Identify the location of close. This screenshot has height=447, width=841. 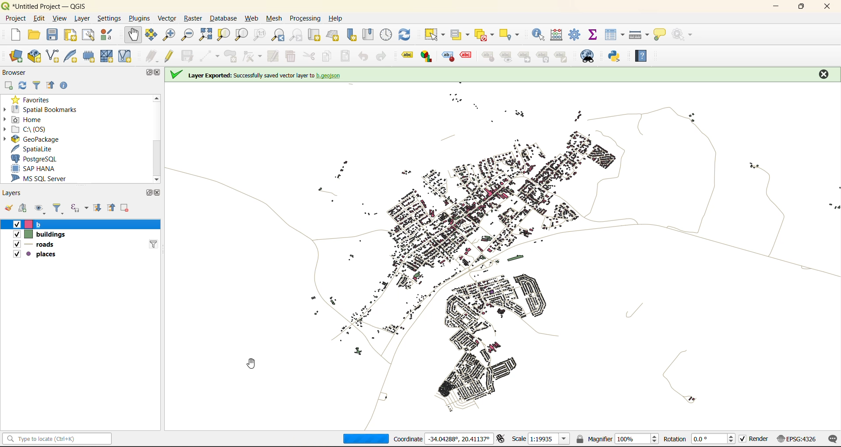
(825, 74).